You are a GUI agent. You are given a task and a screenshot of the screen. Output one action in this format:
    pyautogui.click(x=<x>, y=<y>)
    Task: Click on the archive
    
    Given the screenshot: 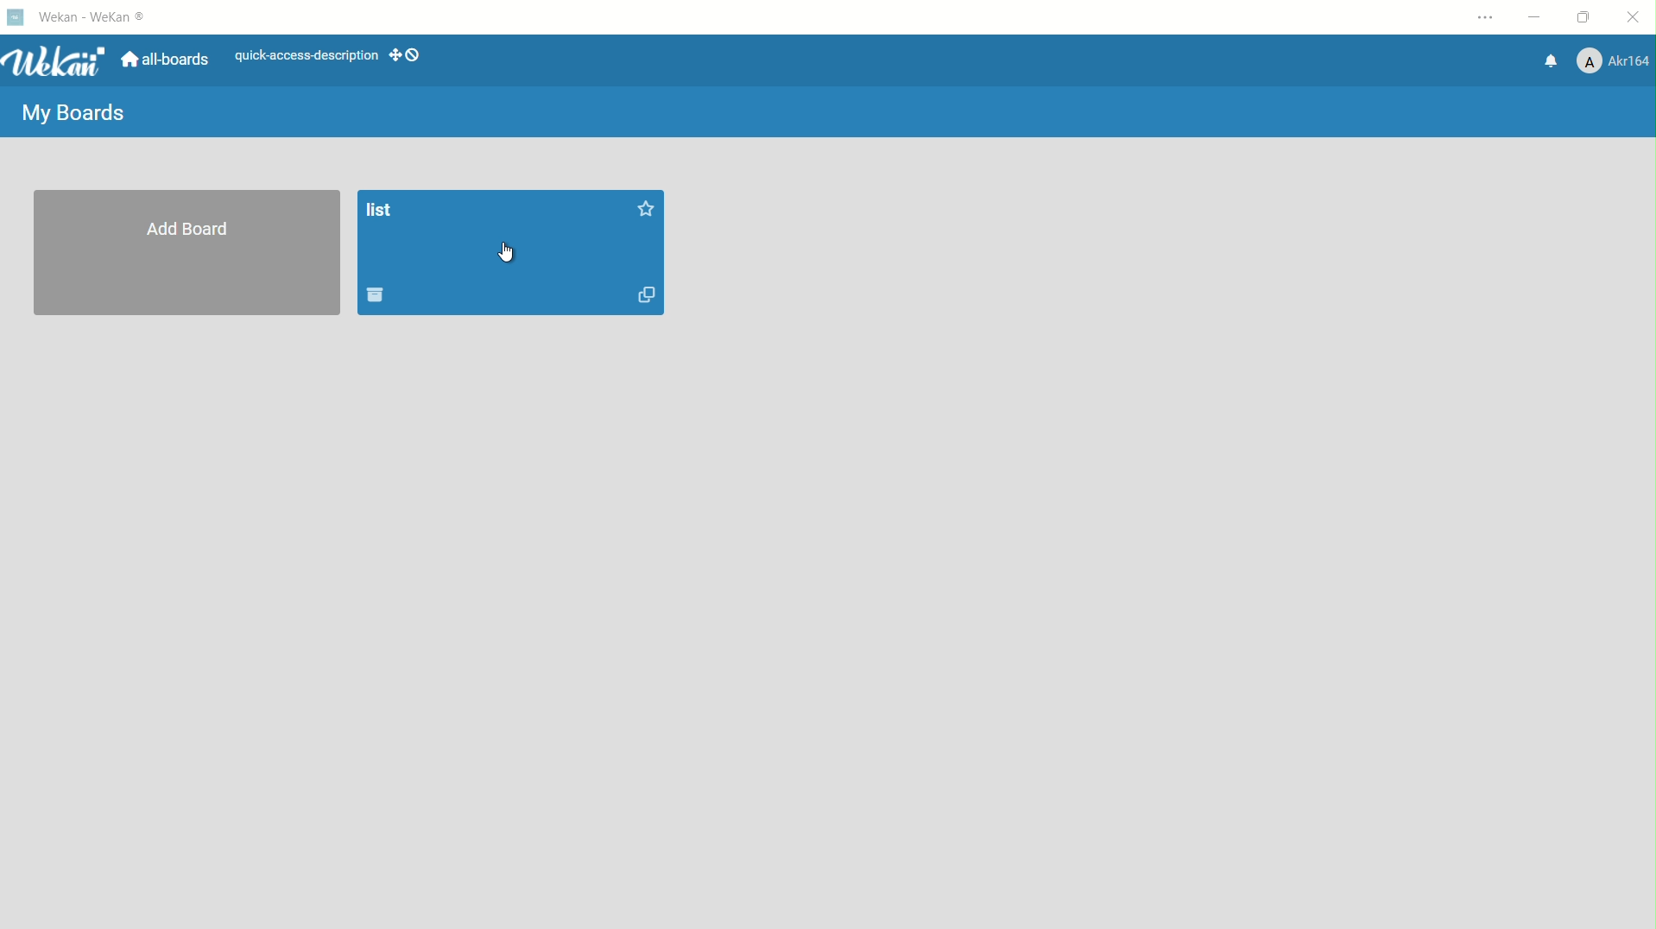 What is the action you would take?
    pyautogui.click(x=377, y=297)
    